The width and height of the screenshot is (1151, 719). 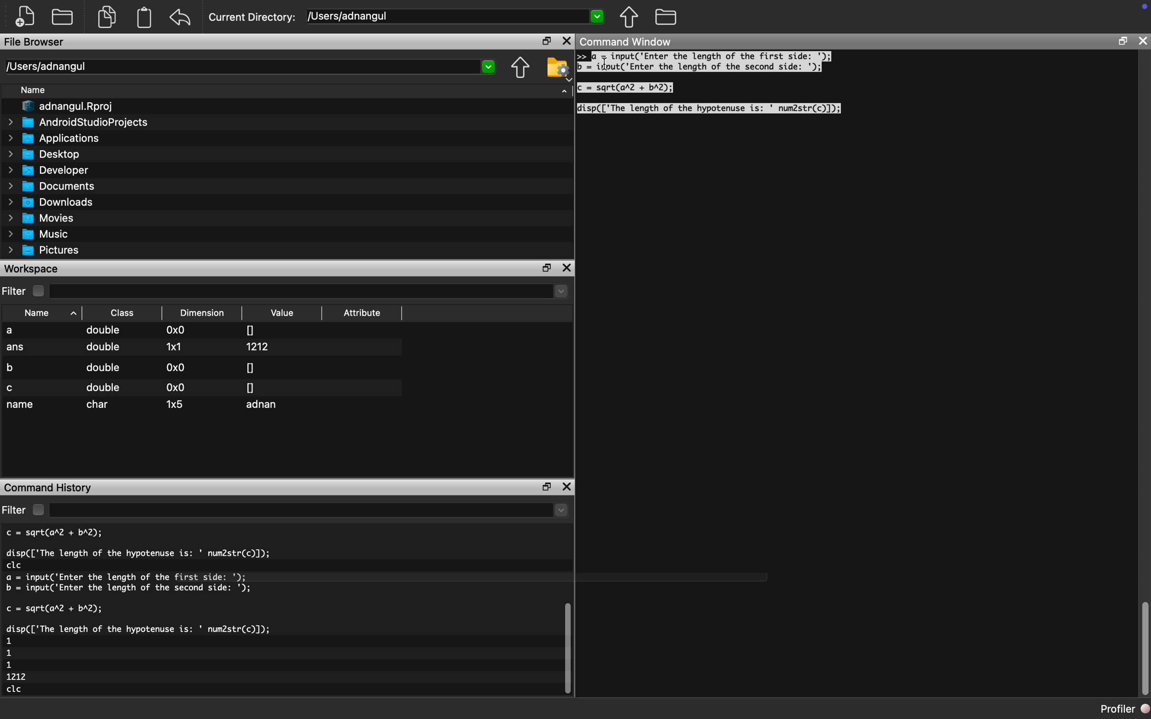 What do you see at coordinates (12, 388) in the screenshot?
I see `c` at bounding box center [12, 388].